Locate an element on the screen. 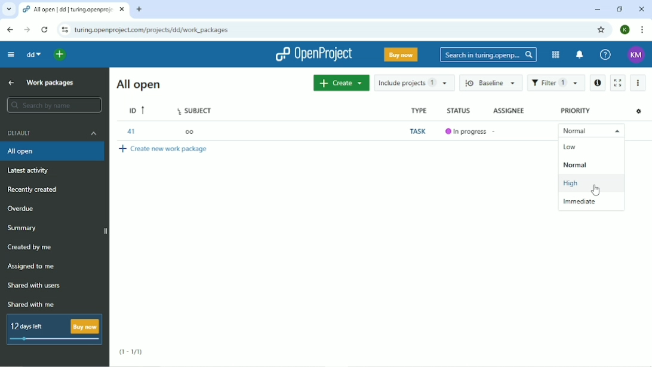 The width and height of the screenshot is (652, 367). Up is located at coordinates (11, 82).